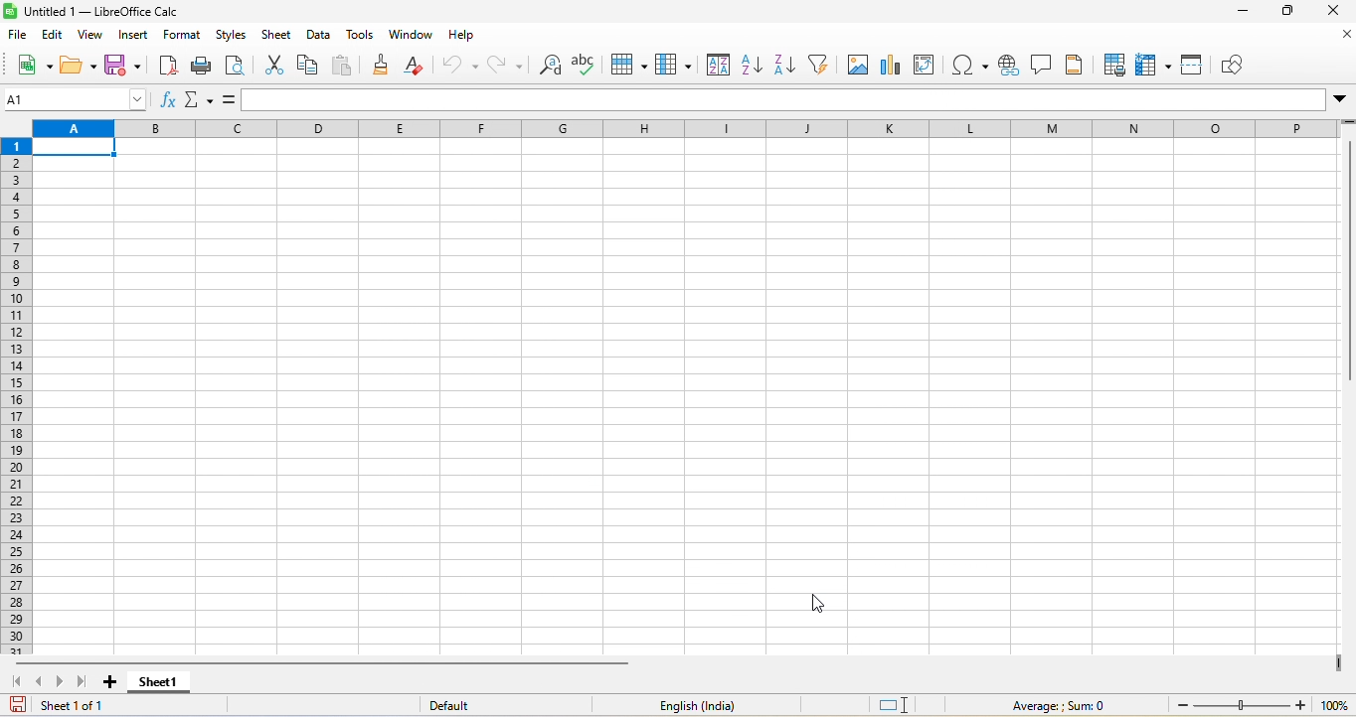  I want to click on close, so click(1336, 38).